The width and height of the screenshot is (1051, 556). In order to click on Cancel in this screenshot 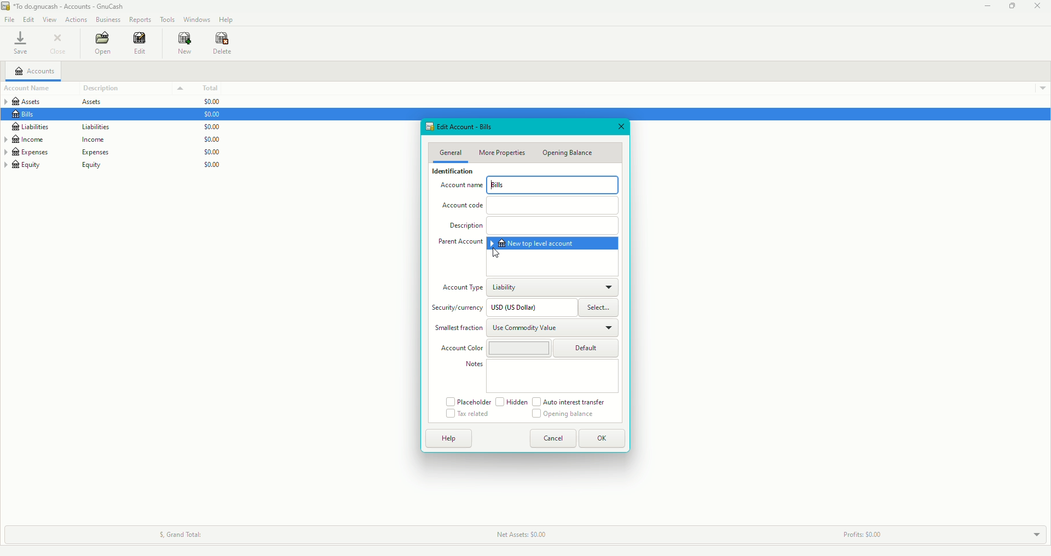, I will do `click(550, 438)`.